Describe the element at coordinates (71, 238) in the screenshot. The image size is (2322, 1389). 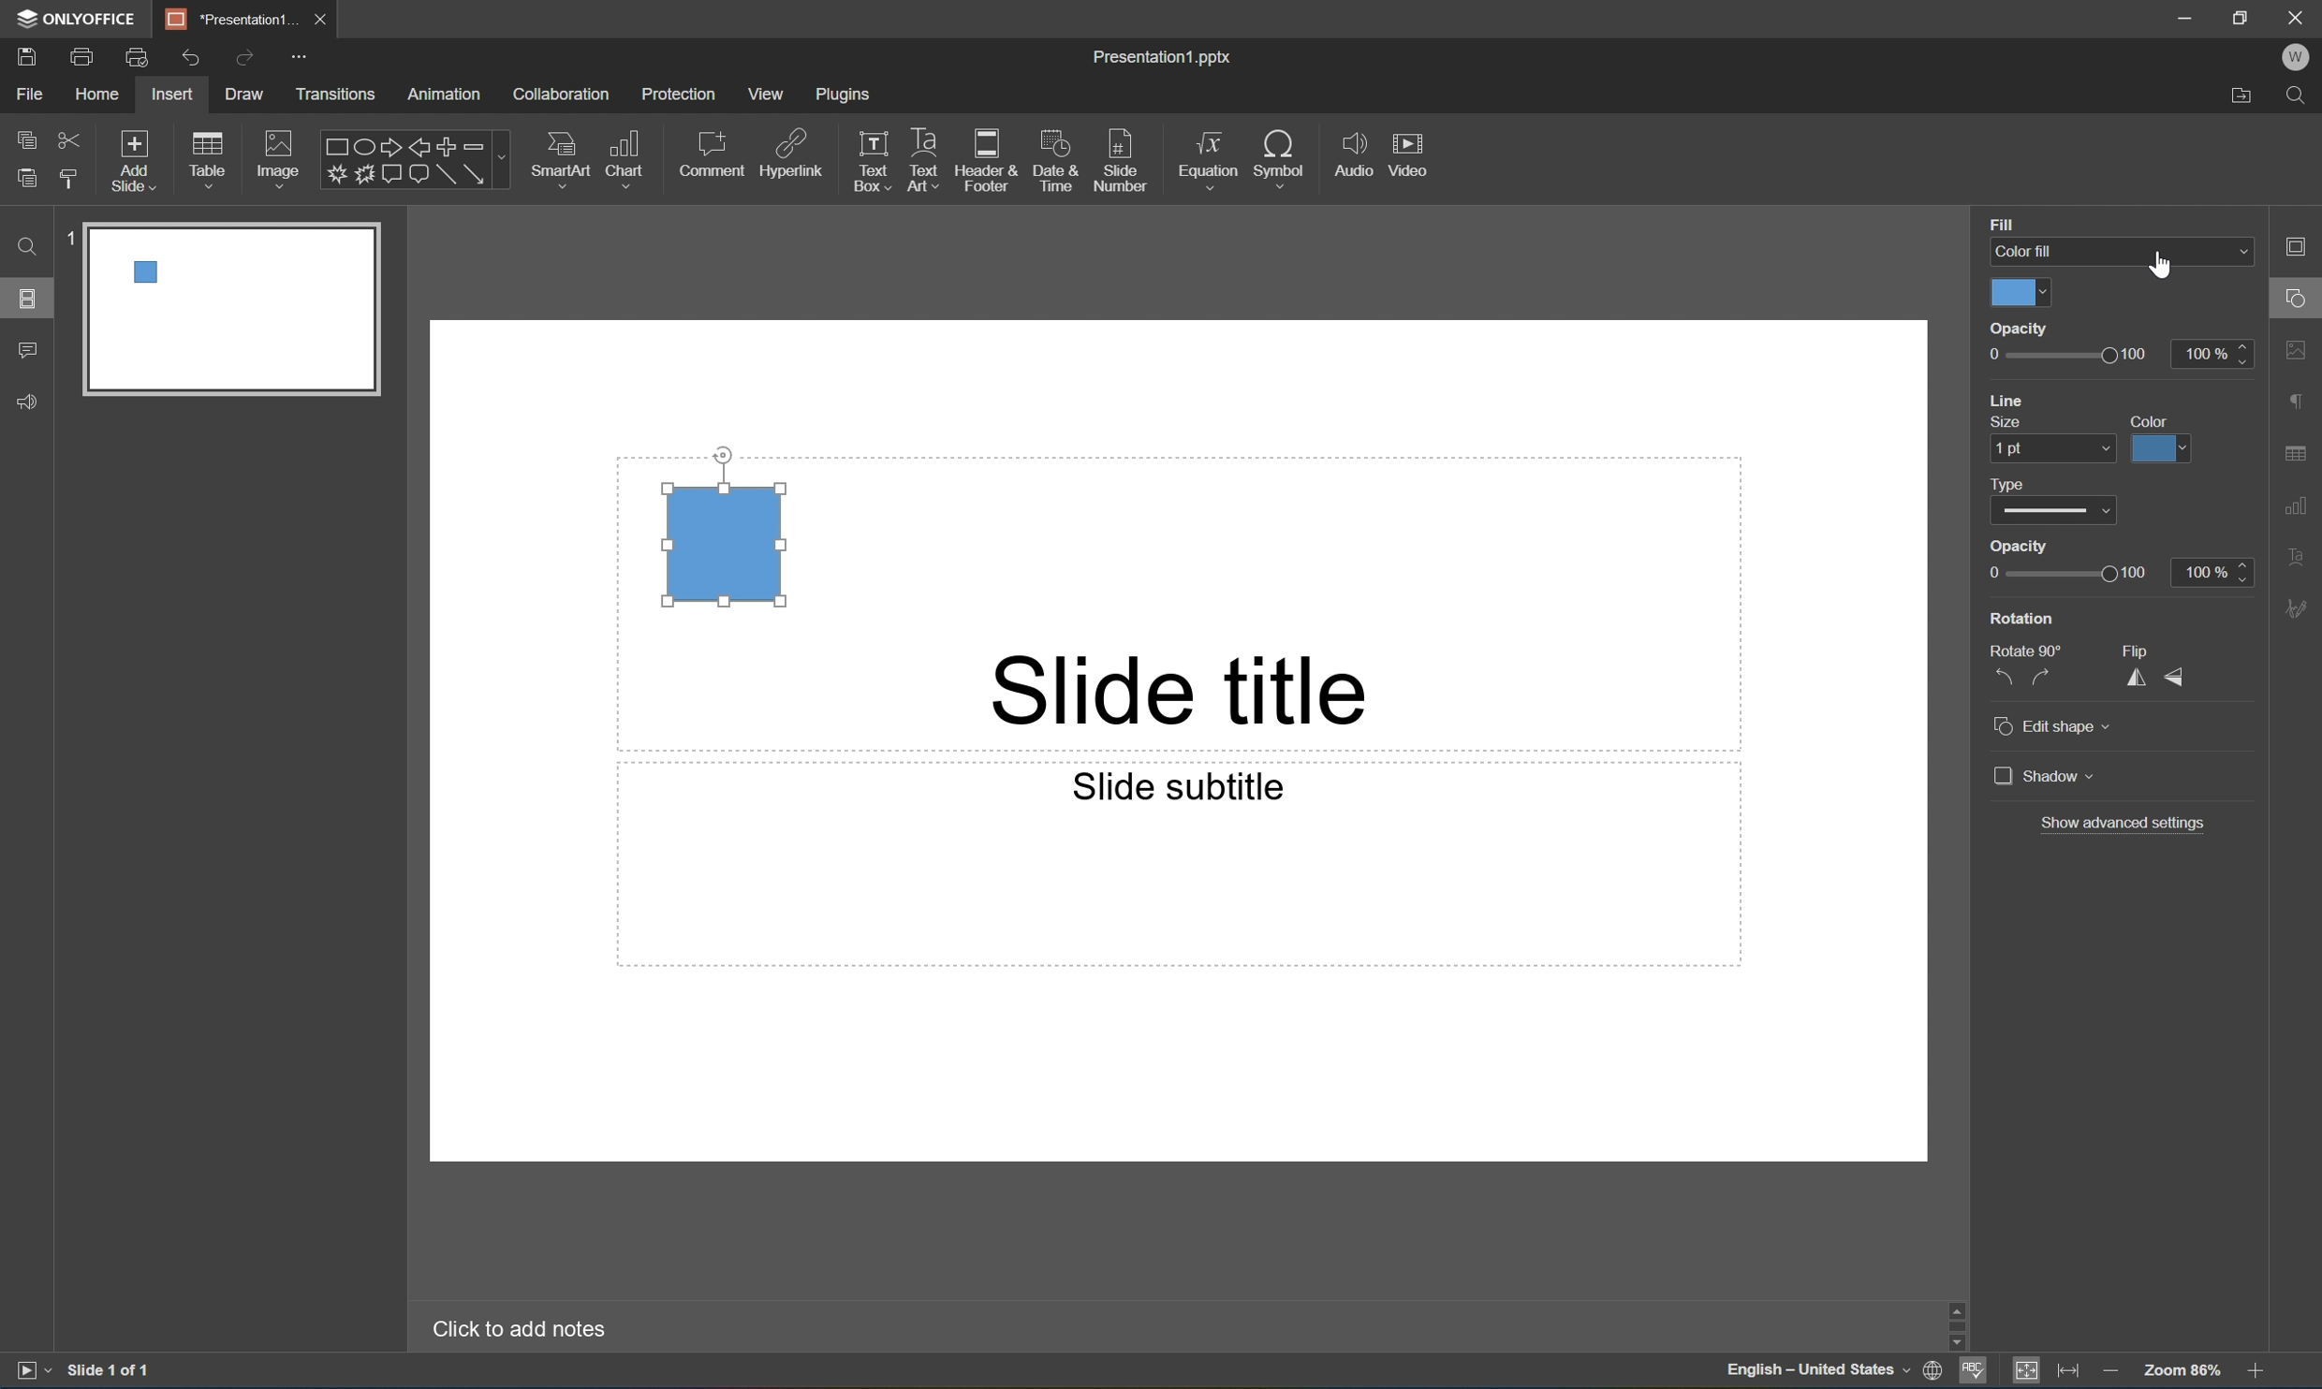
I see `1` at that location.